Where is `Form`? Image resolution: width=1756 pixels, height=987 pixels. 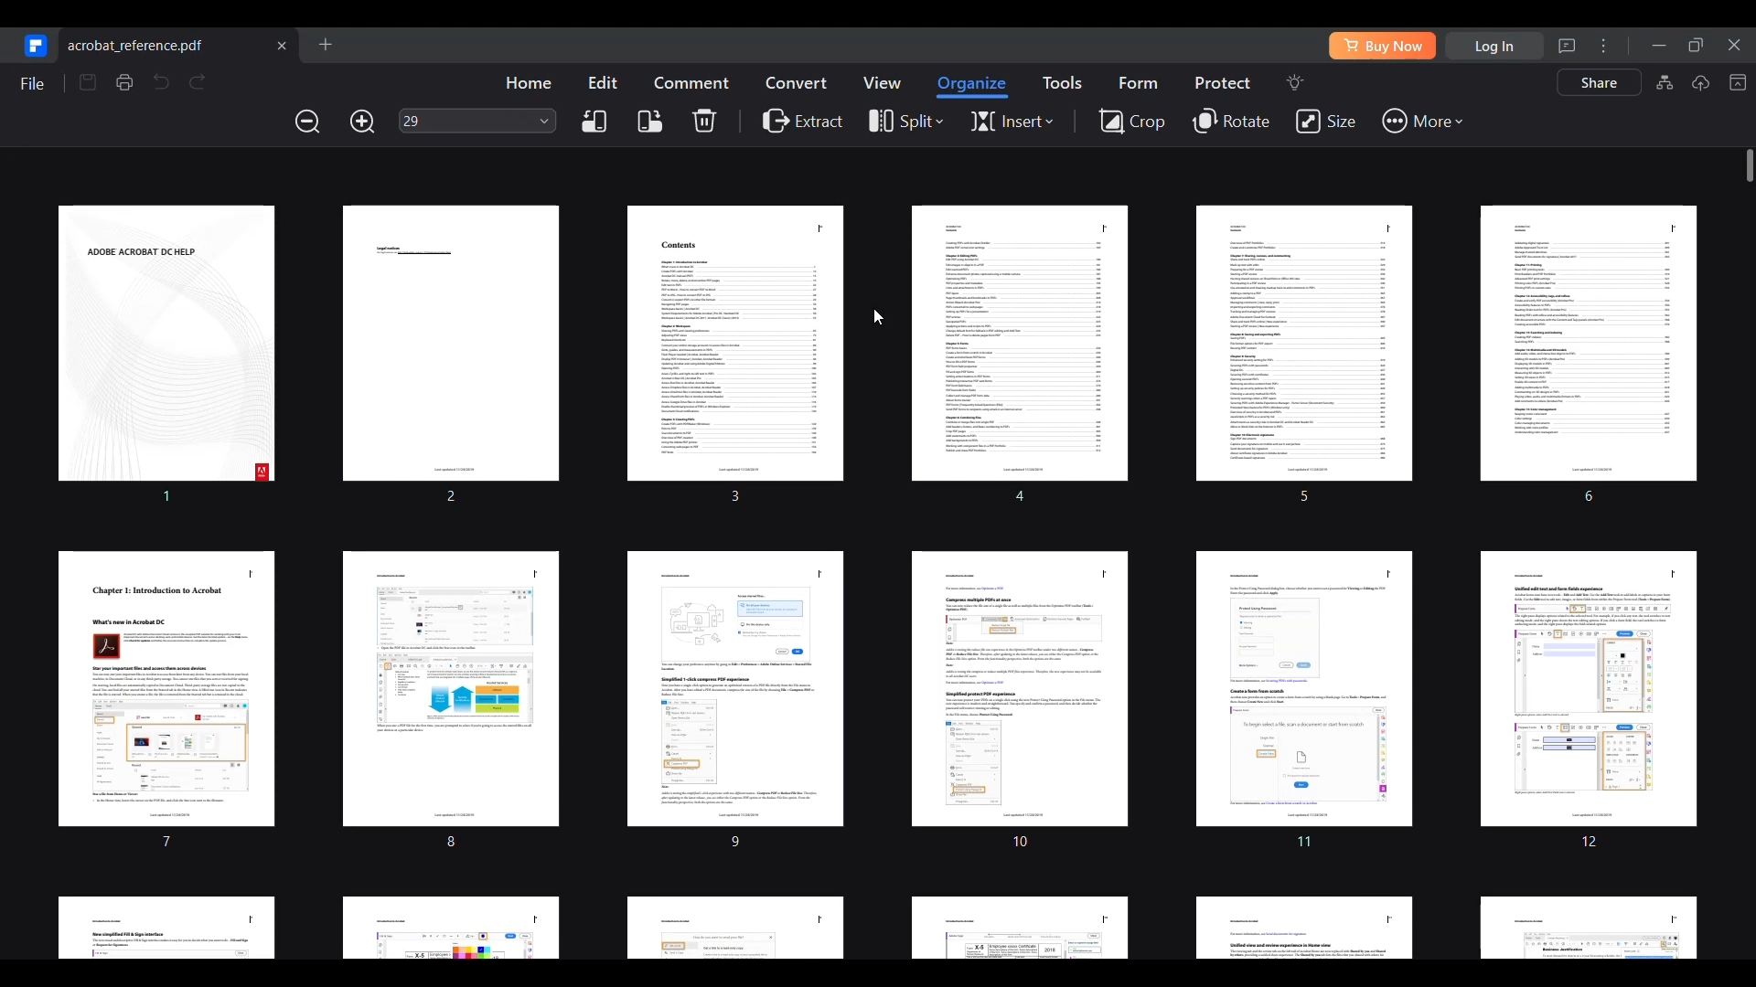
Form is located at coordinates (1138, 82).